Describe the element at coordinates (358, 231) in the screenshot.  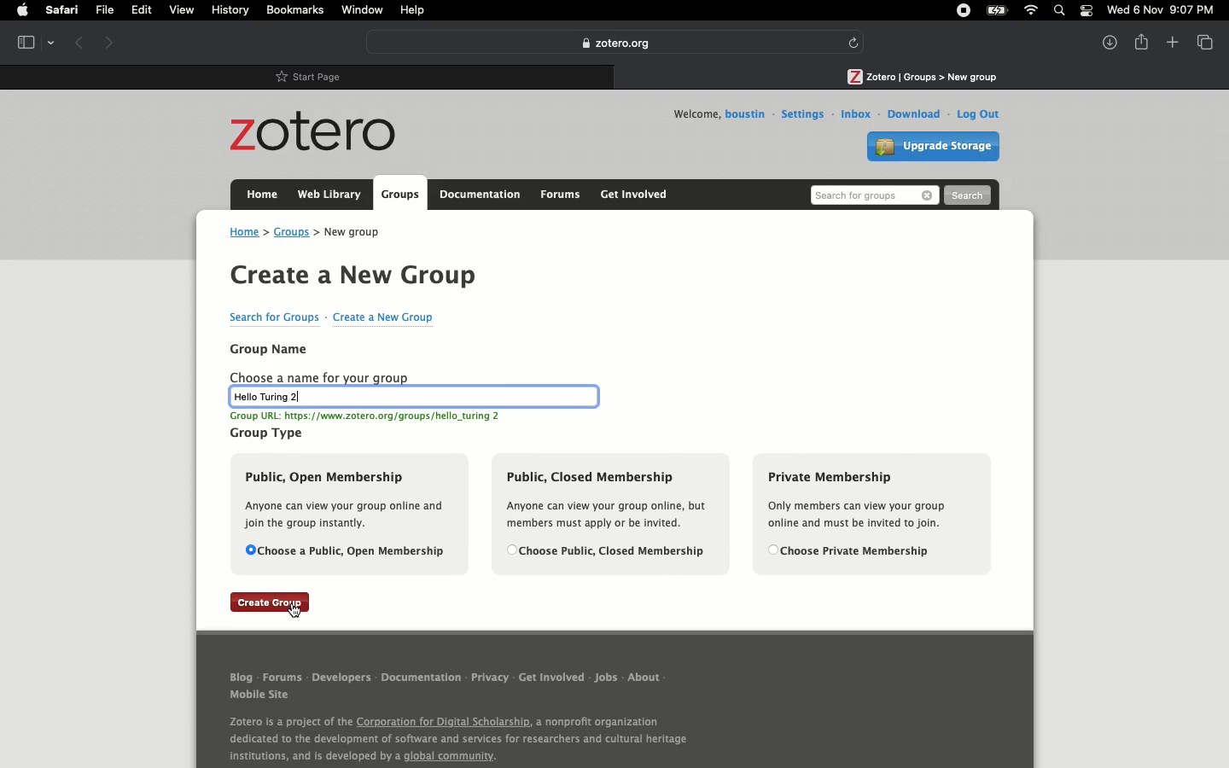
I see `New group` at that location.